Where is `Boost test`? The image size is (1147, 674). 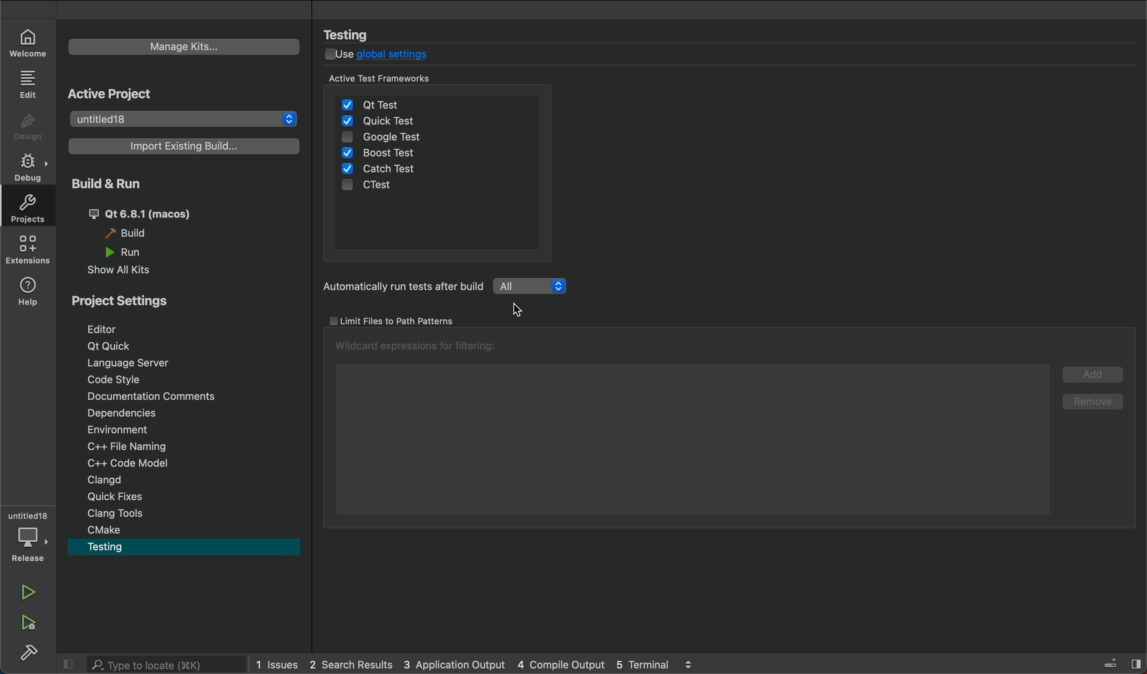
Boost test is located at coordinates (385, 153).